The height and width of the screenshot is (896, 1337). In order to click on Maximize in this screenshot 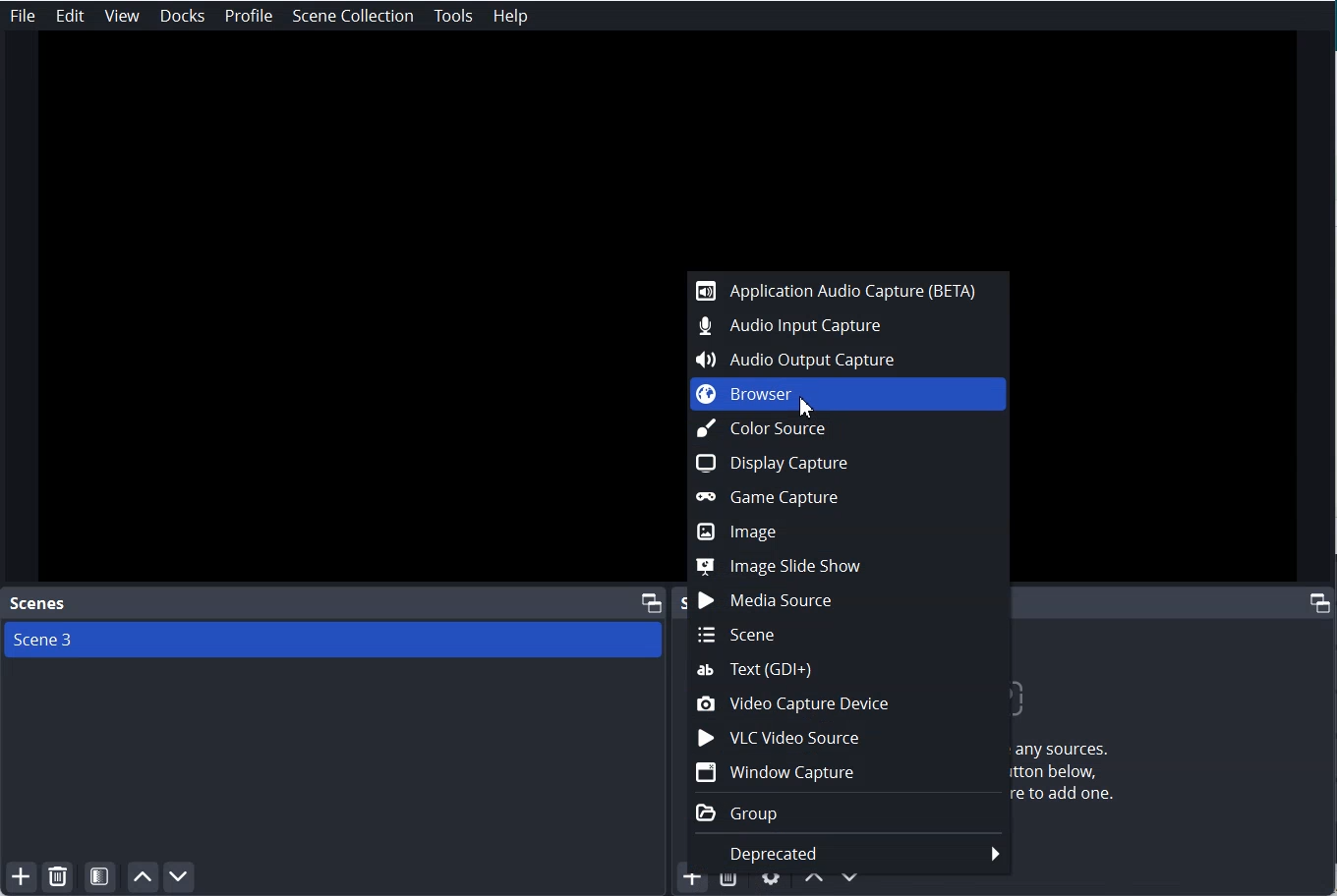, I will do `click(1320, 601)`.